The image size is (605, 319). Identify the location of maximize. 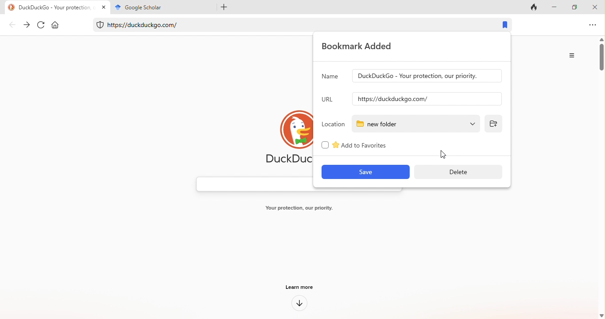
(576, 7).